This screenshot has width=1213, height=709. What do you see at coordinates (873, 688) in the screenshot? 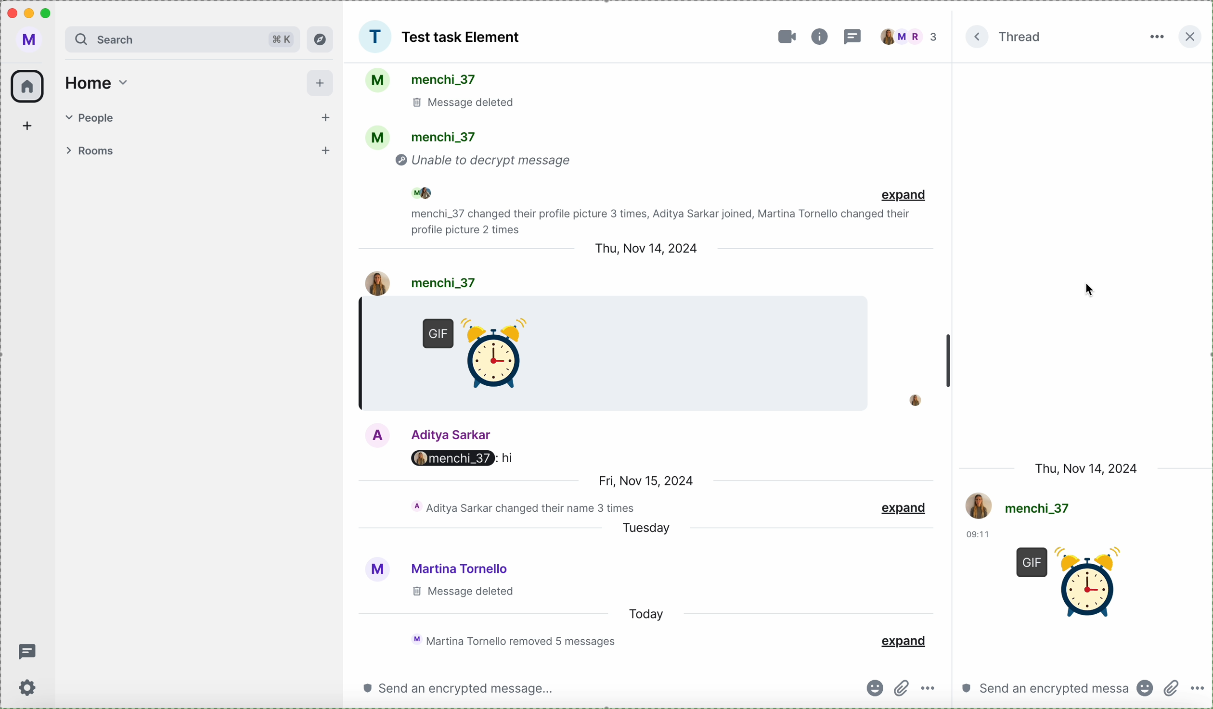
I see `emojis` at bounding box center [873, 688].